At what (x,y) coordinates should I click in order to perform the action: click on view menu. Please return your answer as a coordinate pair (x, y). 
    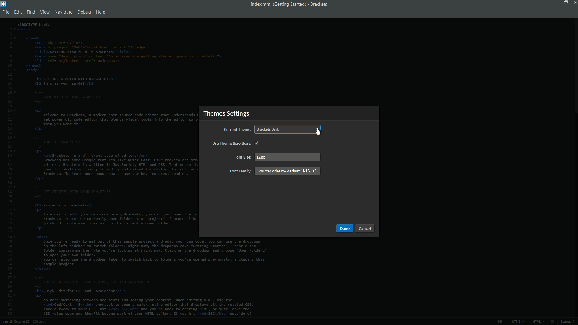
    Looking at the image, I should click on (45, 12).